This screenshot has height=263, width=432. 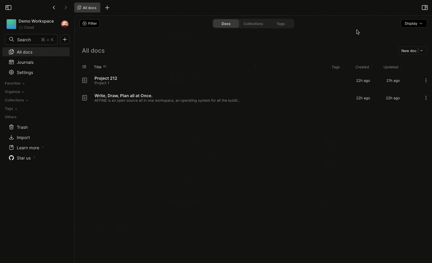 What do you see at coordinates (362, 81) in the screenshot?
I see `22h ago` at bounding box center [362, 81].